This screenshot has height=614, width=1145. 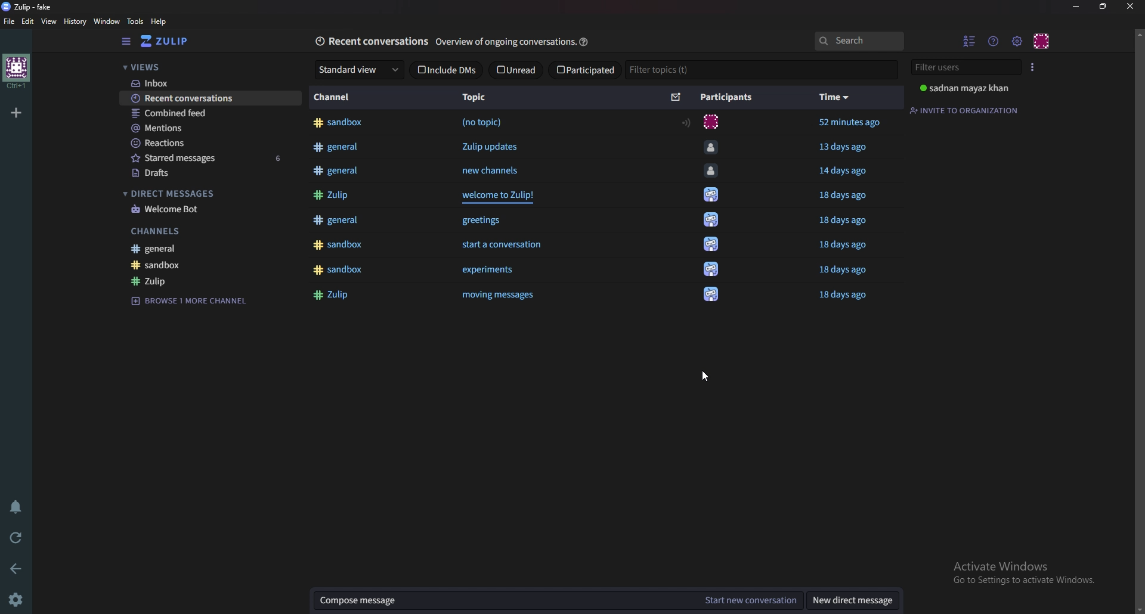 What do you see at coordinates (962, 68) in the screenshot?
I see `Filter users` at bounding box center [962, 68].